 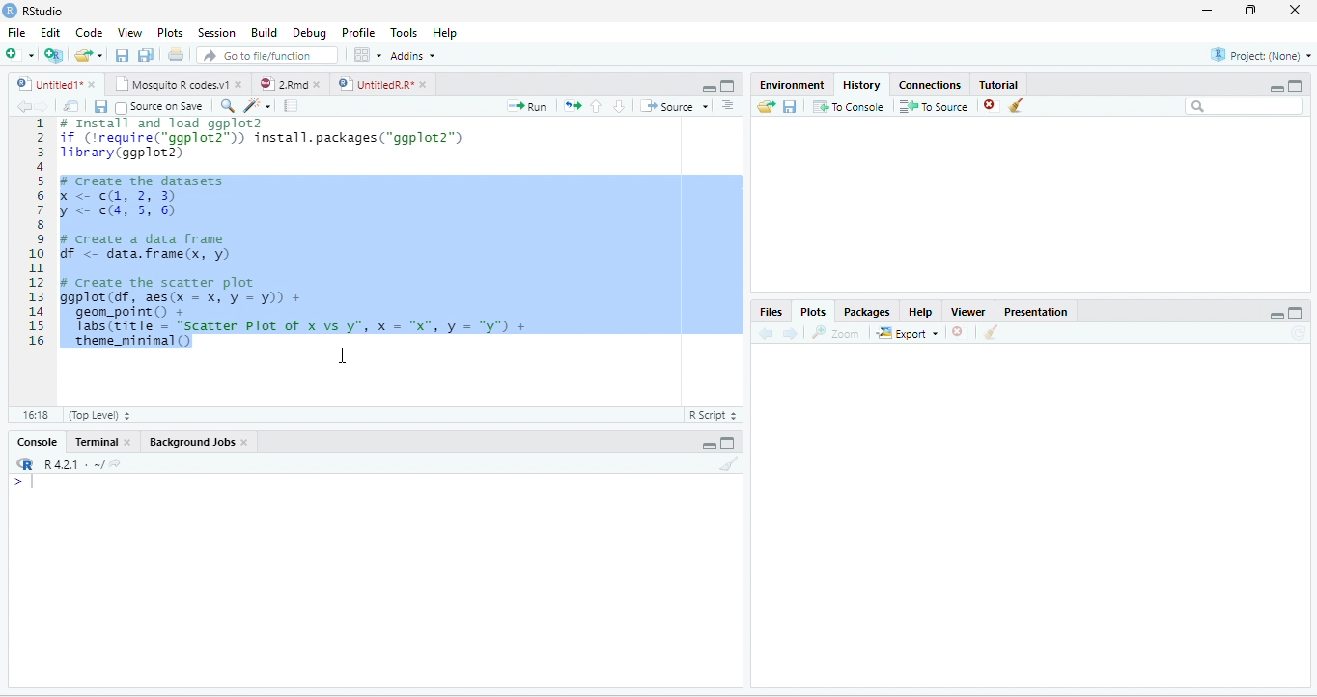 I want to click on Code, so click(x=88, y=32).